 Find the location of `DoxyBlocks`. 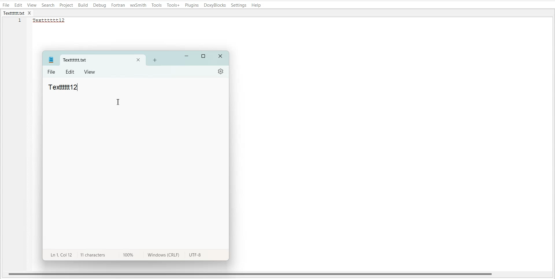

DoxyBlocks is located at coordinates (215, 5).